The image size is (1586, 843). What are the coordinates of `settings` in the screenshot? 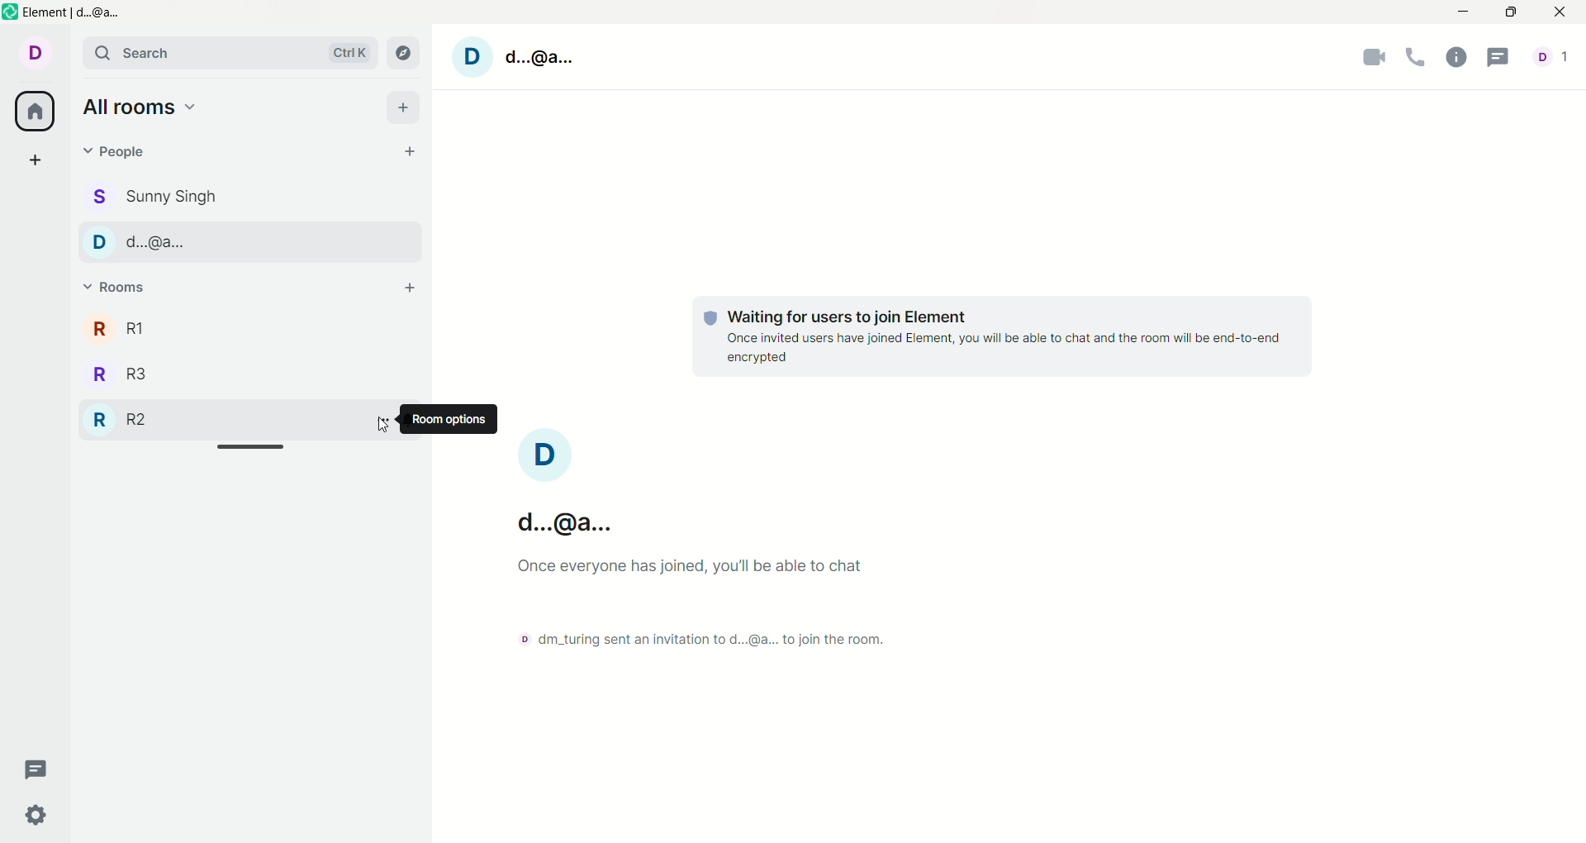 It's located at (36, 817).